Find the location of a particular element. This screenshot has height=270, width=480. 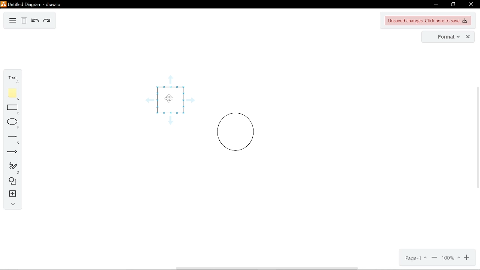

close is located at coordinates (470, 4).